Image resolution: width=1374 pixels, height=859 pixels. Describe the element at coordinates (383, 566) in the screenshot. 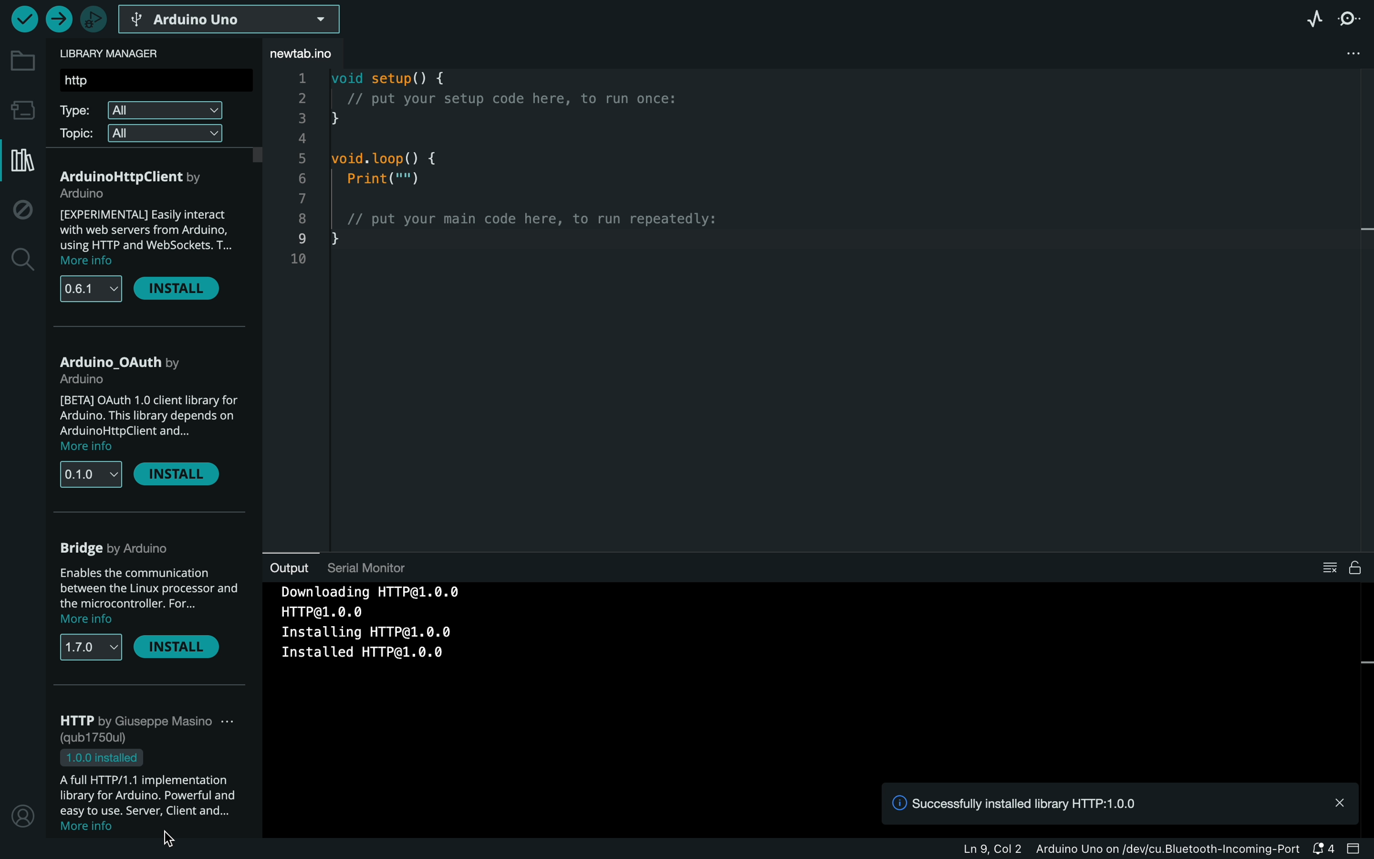

I see `serial monitor` at that location.